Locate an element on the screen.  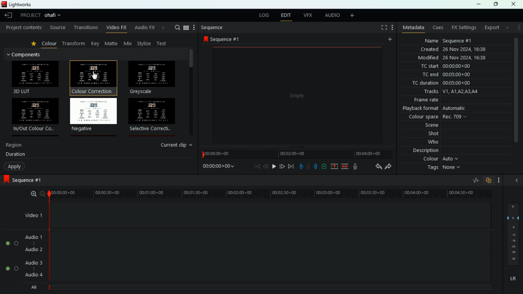
colour correction is located at coordinates (92, 77).